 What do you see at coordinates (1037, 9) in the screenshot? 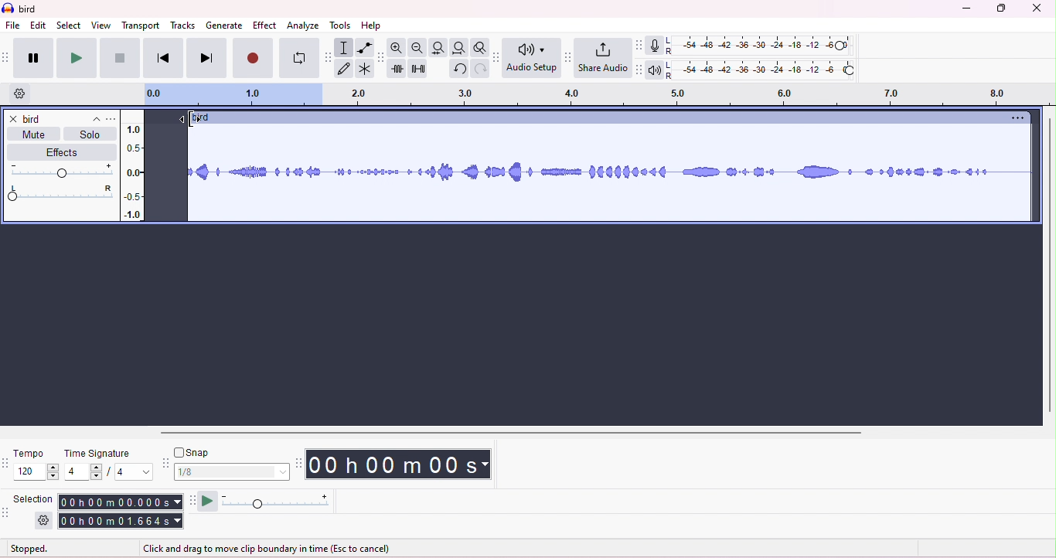
I see `close` at bounding box center [1037, 9].